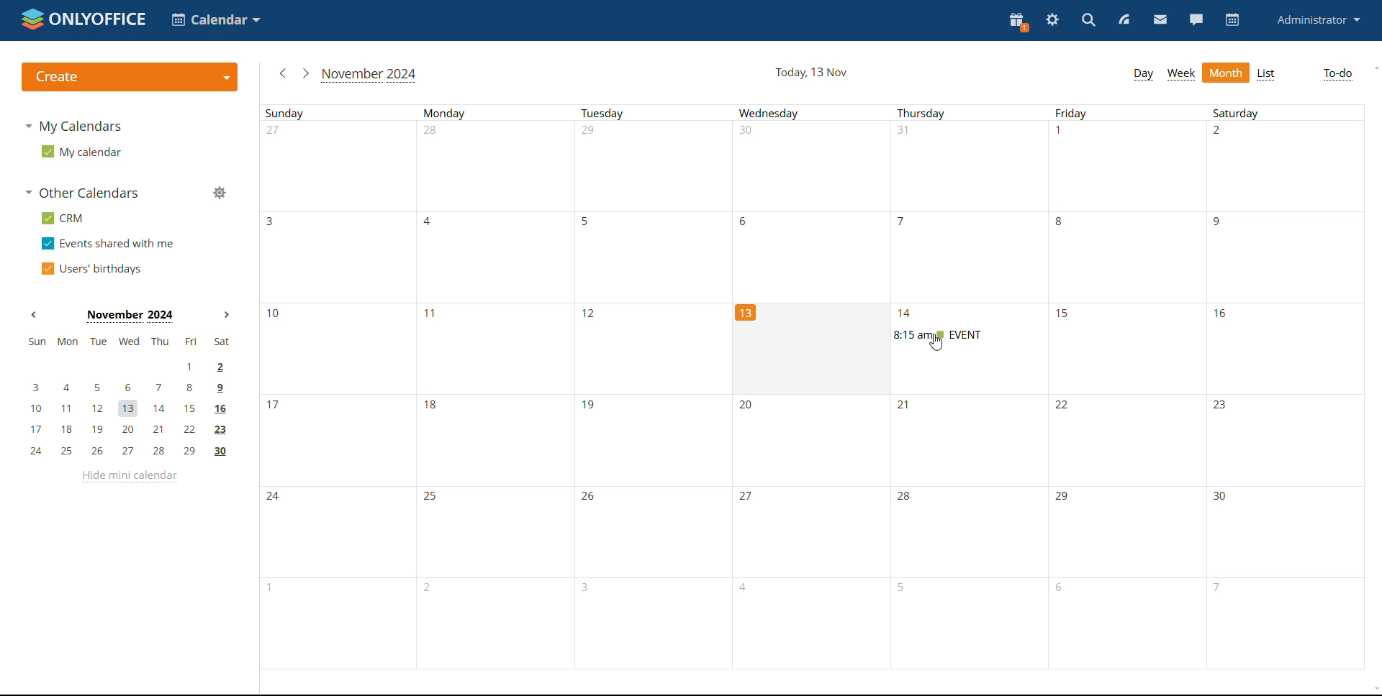  What do you see at coordinates (215, 19) in the screenshot?
I see `select application` at bounding box center [215, 19].